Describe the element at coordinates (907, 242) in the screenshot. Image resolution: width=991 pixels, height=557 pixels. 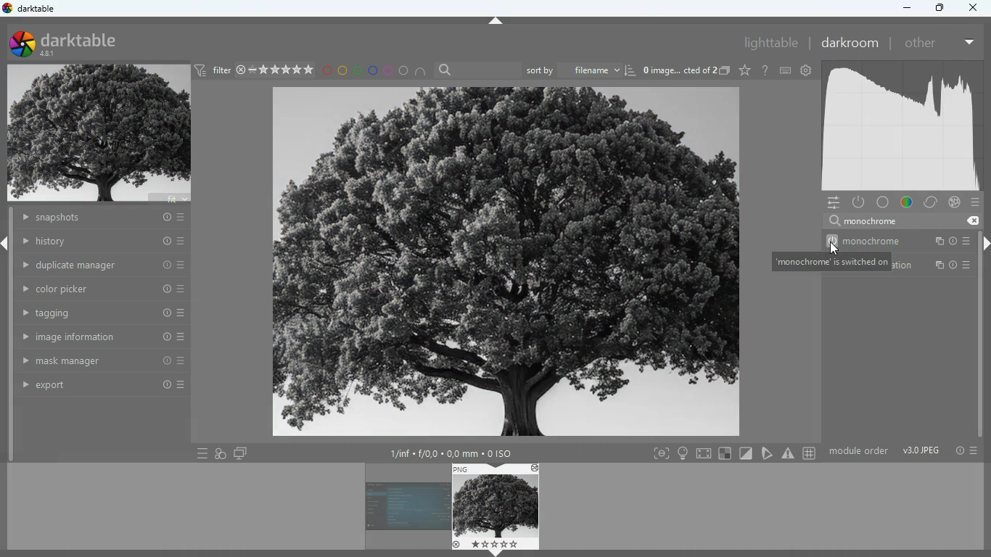
I see `monochorme` at that location.